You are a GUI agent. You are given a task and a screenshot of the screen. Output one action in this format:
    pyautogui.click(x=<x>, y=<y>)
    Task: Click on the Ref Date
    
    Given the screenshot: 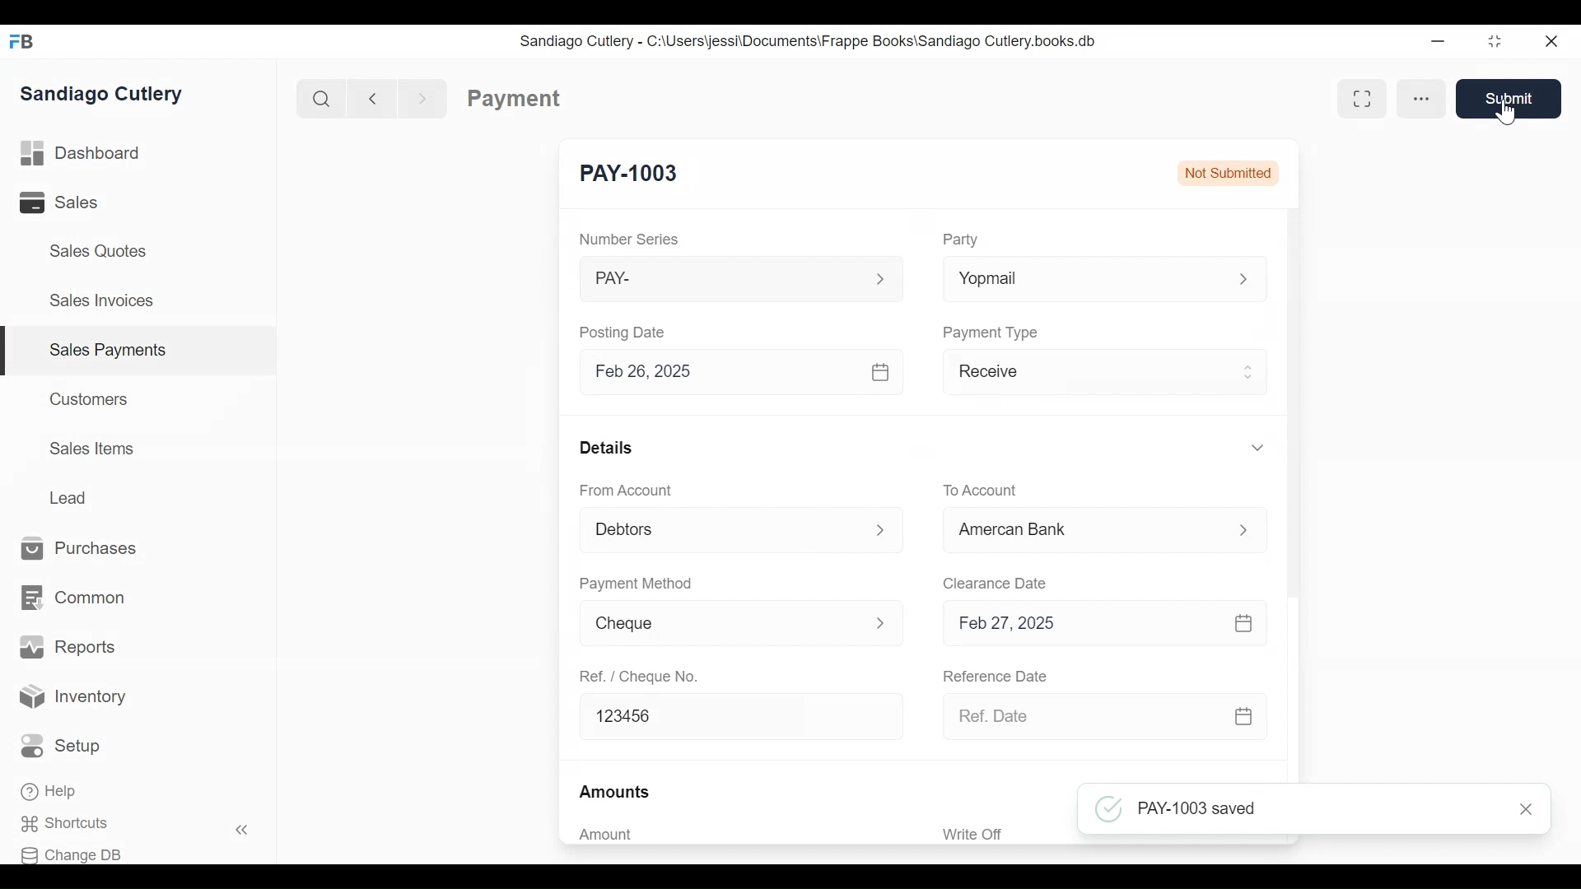 What is the action you would take?
    pyautogui.click(x=1081, y=716)
    